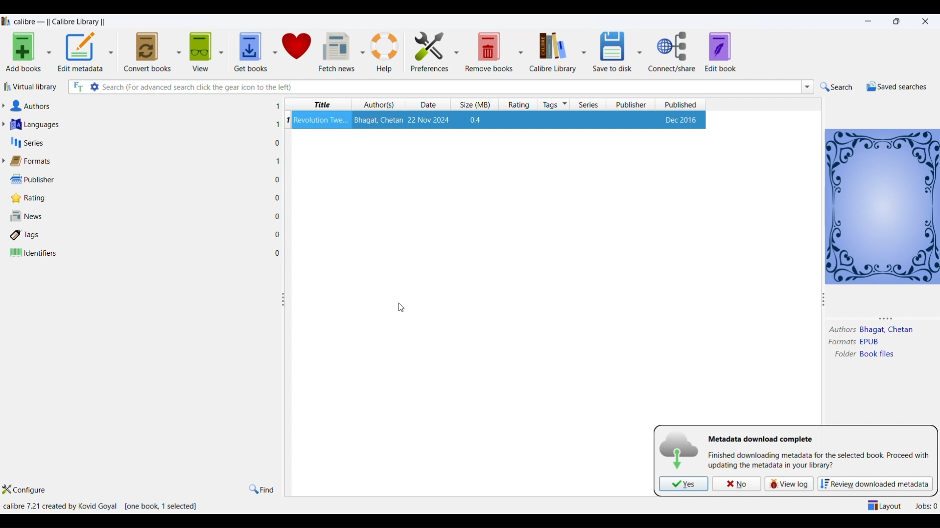 The image size is (940, 528). What do you see at coordinates (870, 22) in the screenshot?
I see `minimize` at bounding box center [870, 22].